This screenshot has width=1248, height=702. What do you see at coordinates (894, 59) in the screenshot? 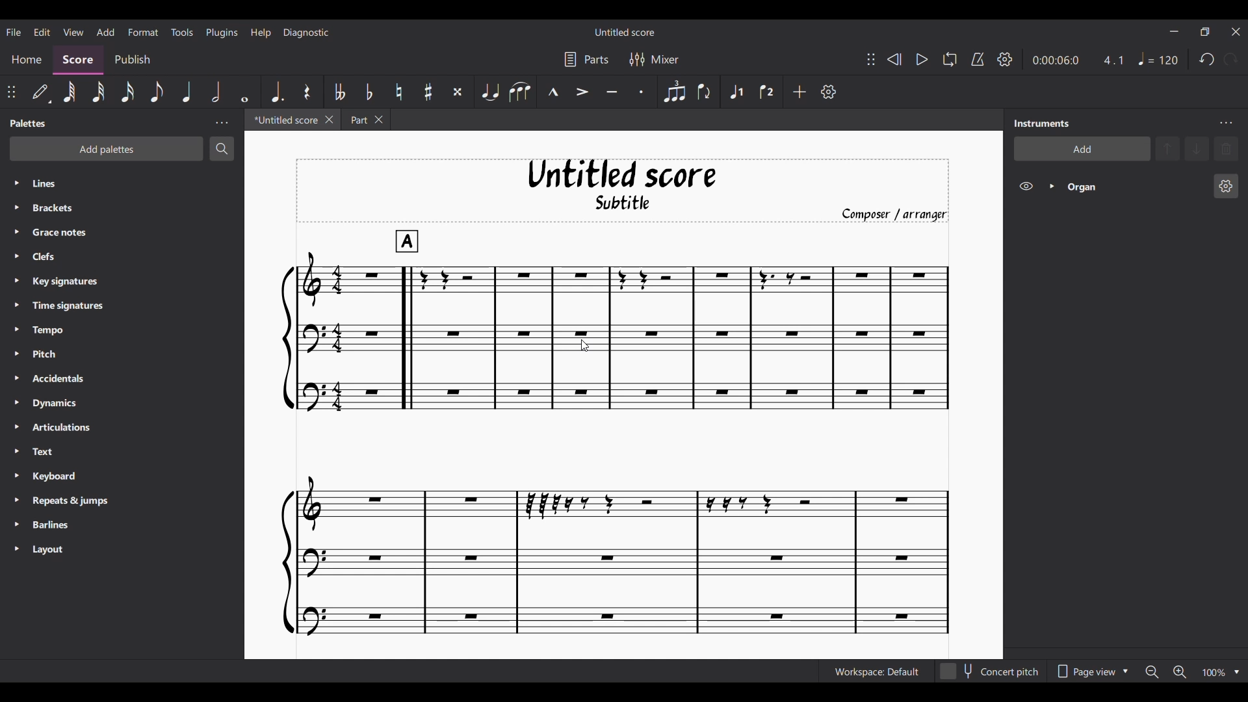
I see `Rewind` at bounding box center [894, 59].